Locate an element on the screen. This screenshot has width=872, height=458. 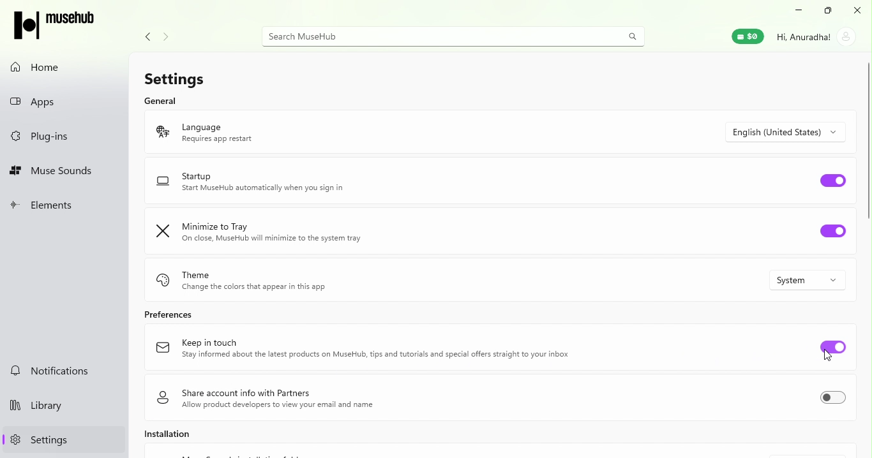
Toggle is located at coordinates (834, 401).